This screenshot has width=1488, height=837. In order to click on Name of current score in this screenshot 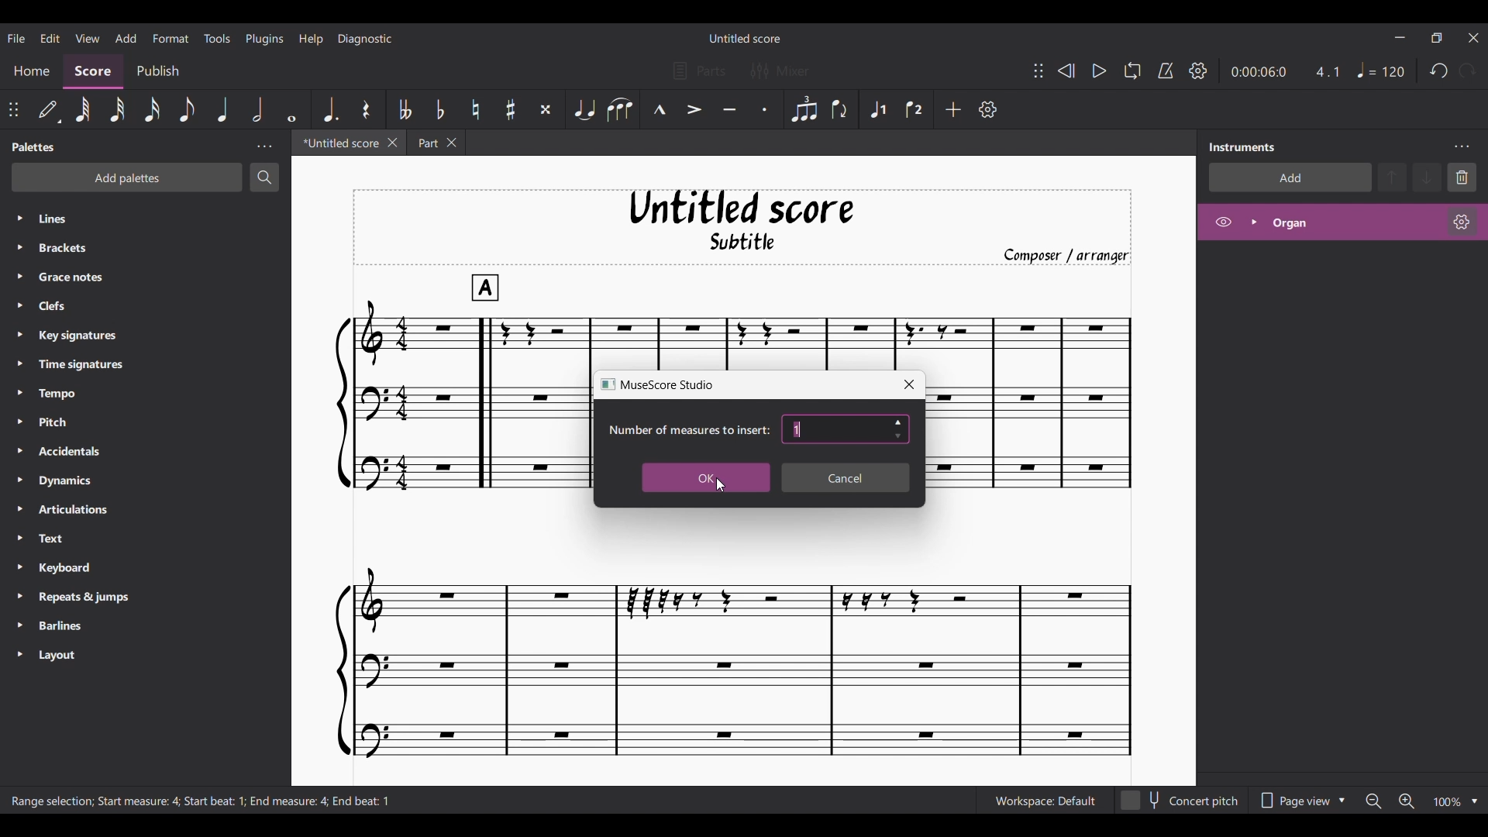, I will do `click(746, 38)`.